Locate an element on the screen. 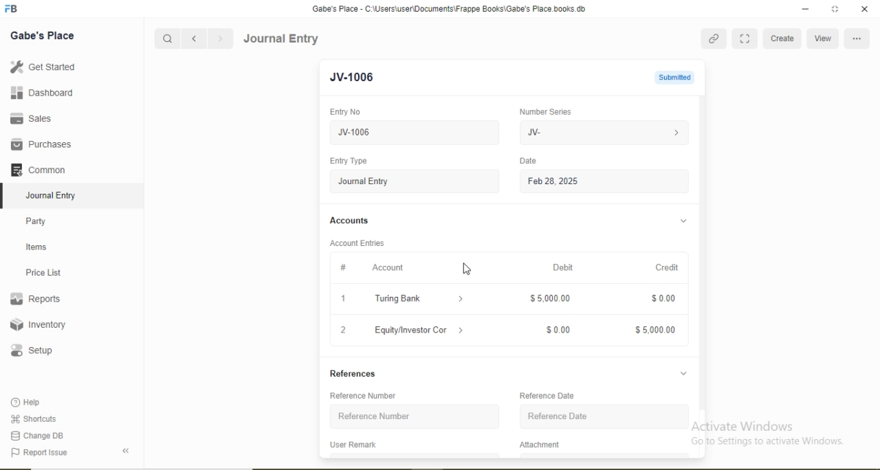 This screenshot has height=470, width=880. full screen is located at coordinates (835, 9).